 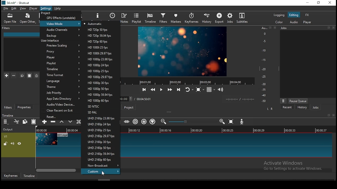 What do you see at coordinates (101, 171) in the screenshot?
I see `custom` at bounding box center [101, 171].